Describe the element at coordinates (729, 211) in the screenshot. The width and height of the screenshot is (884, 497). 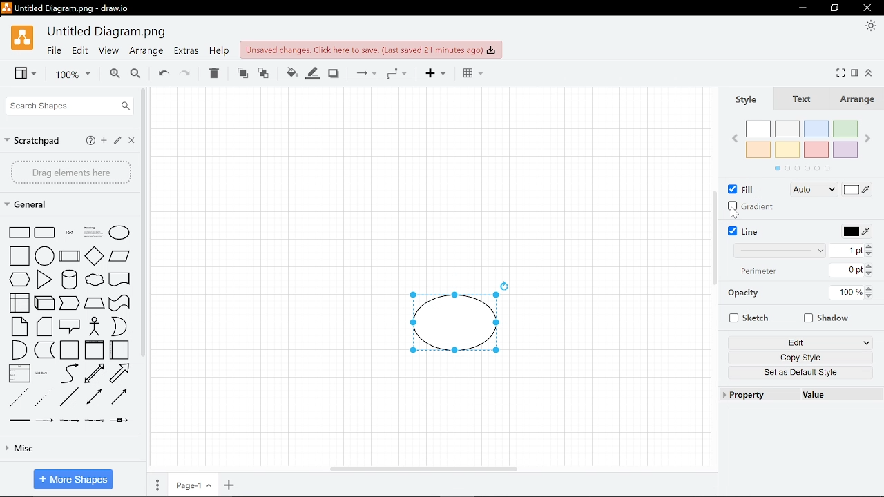
I see `Cursor` at that location.